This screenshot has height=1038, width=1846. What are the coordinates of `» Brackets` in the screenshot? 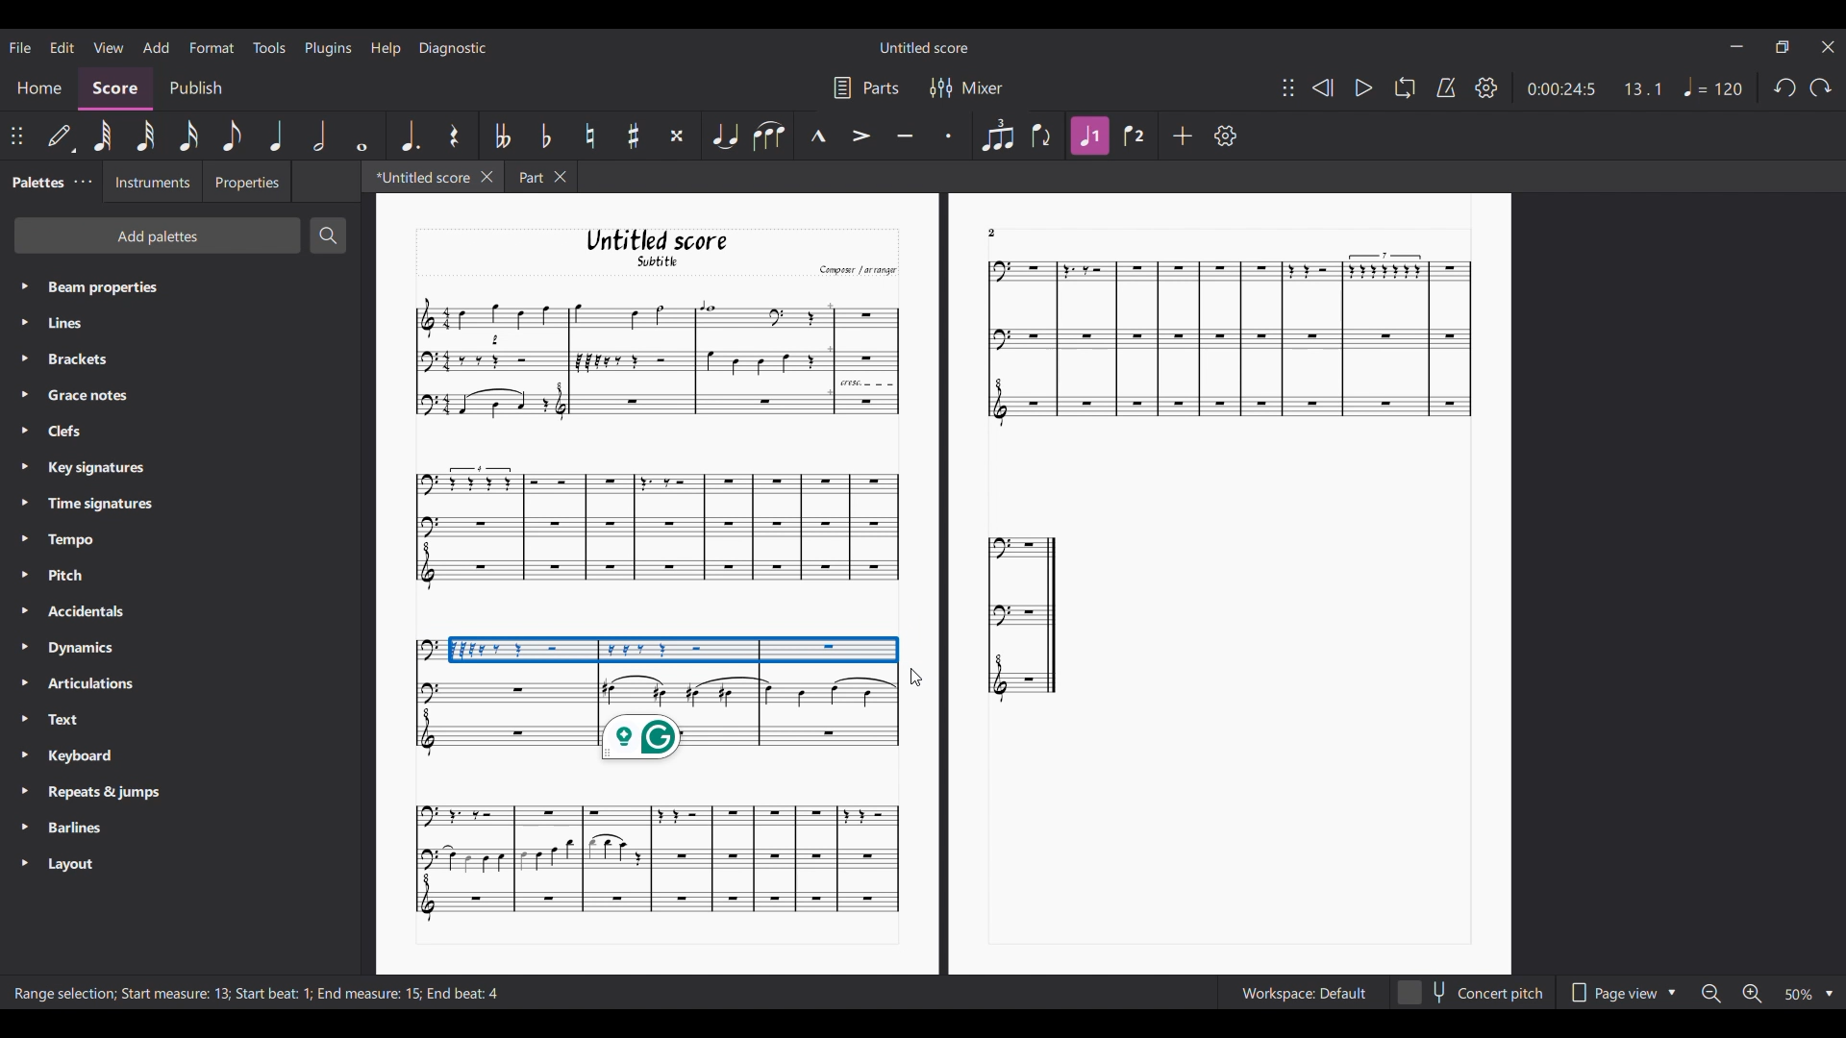 It's located at (74, 361).